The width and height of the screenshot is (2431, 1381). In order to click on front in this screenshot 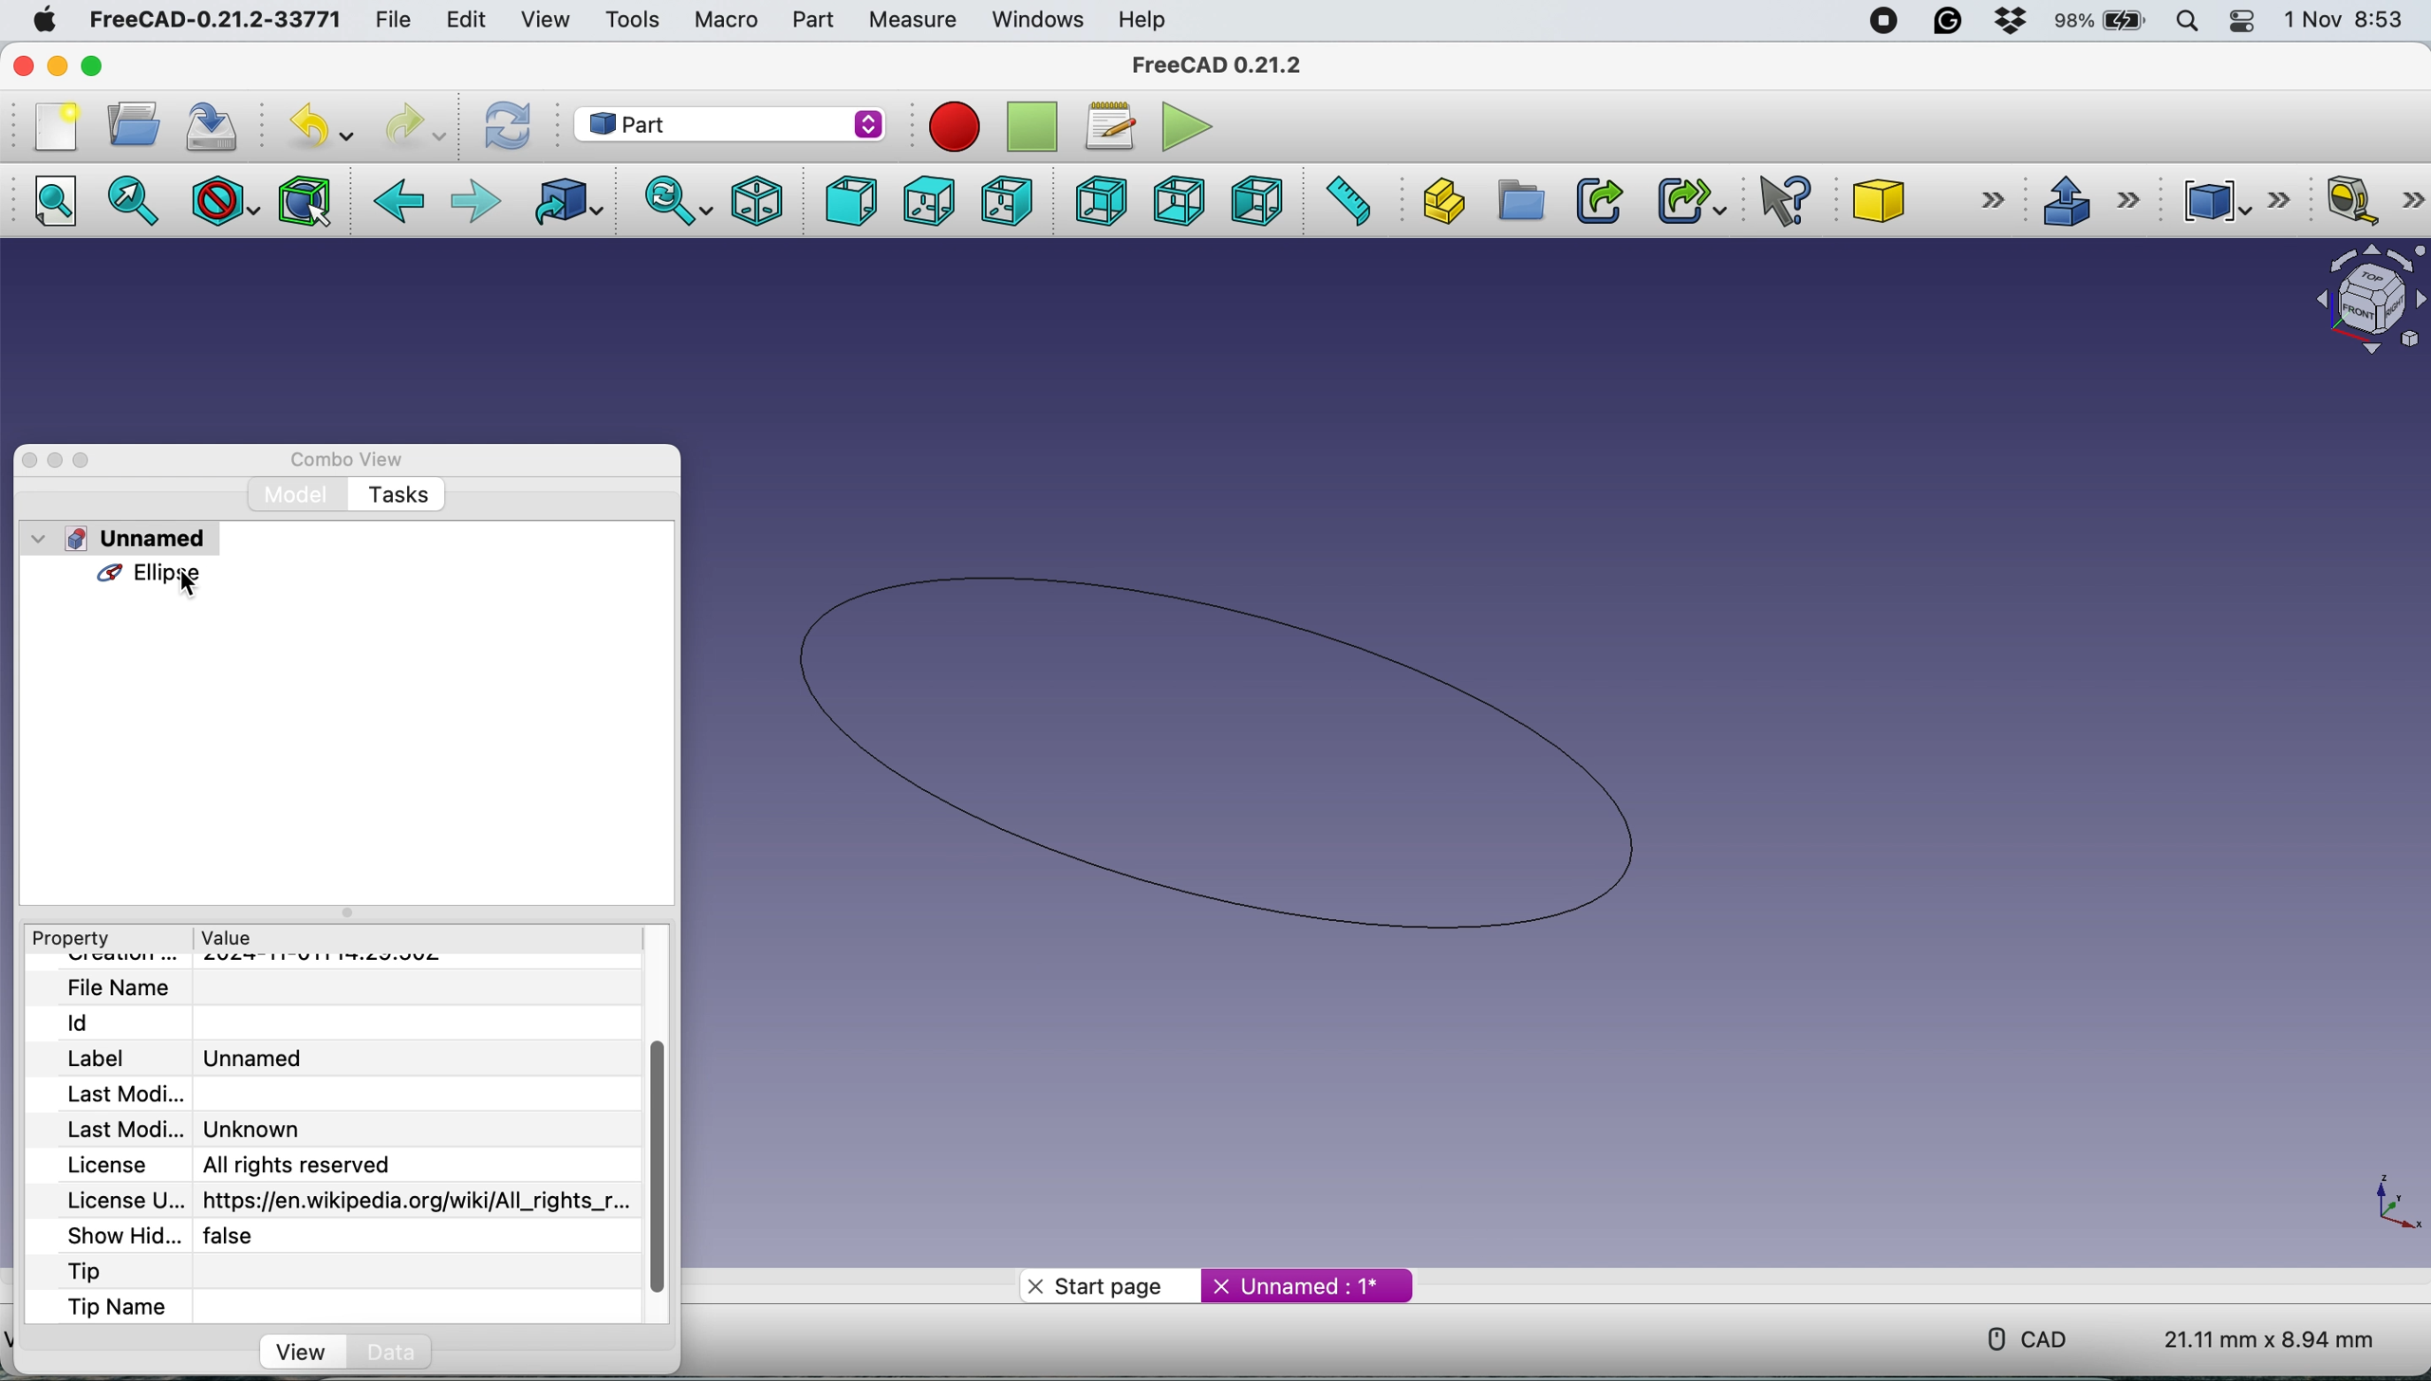, I will do `click(854, 203)`.